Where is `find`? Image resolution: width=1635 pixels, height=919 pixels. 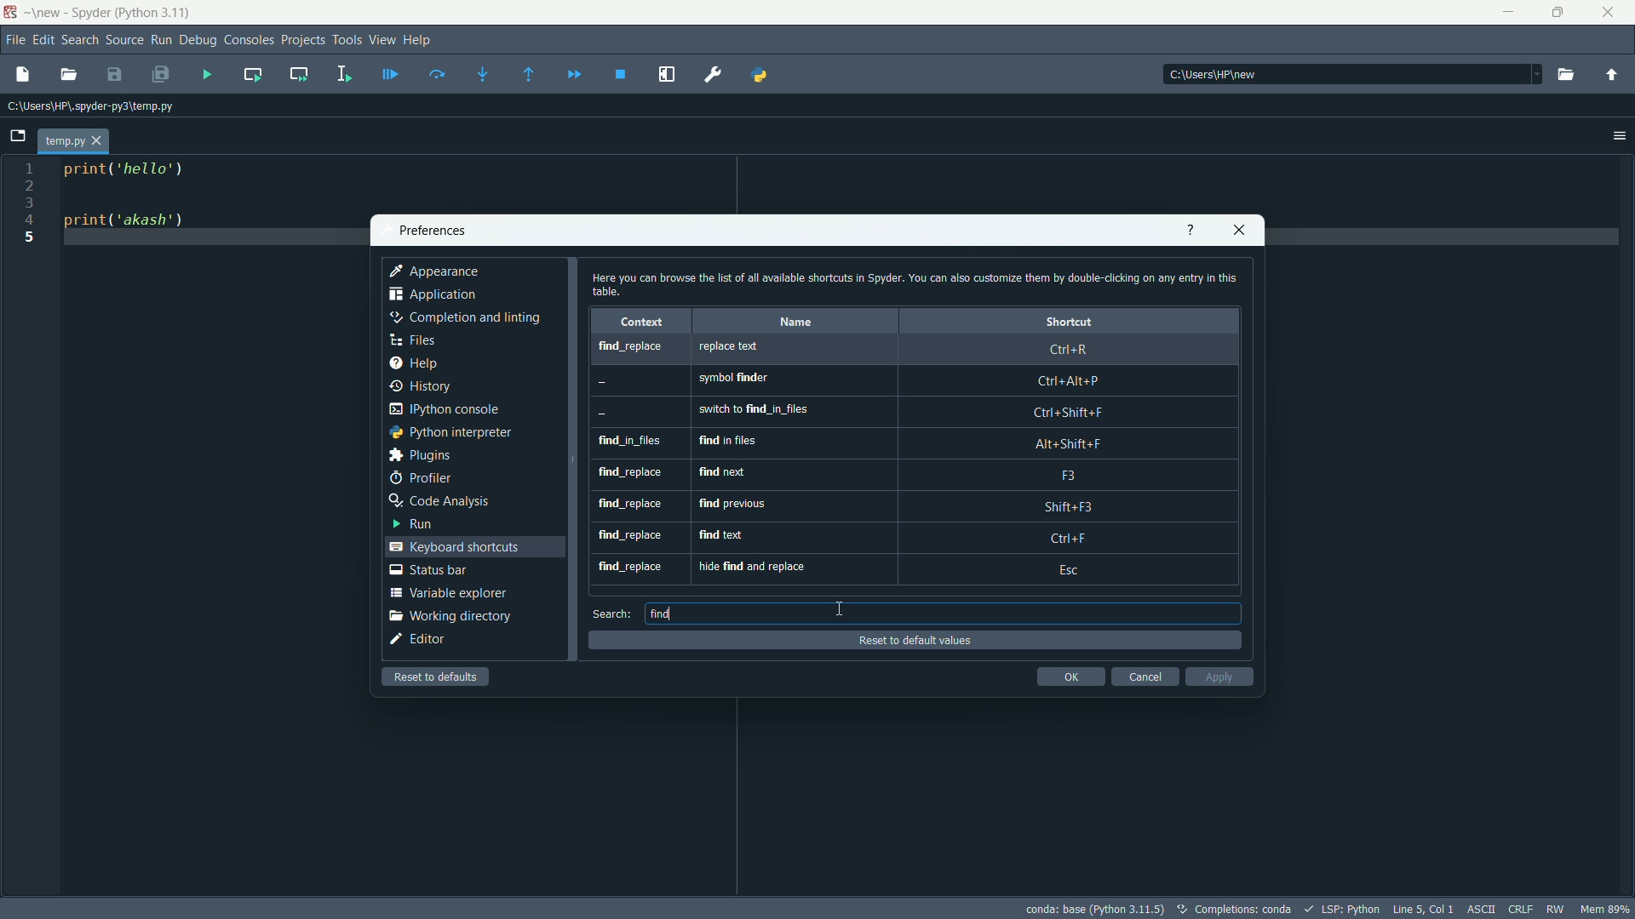
find is located at coordinates (660, 614).